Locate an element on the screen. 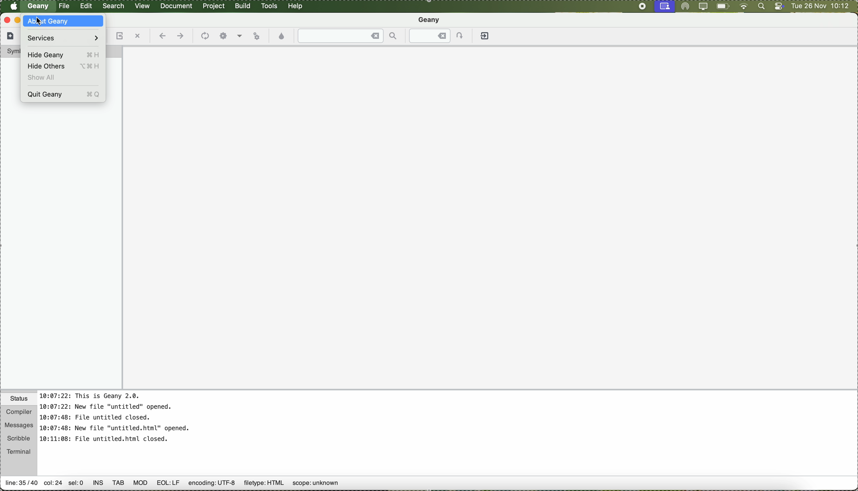 The width and height of the screenshot is (858, 491). navigate back a location is located at coordinates (163, 36).